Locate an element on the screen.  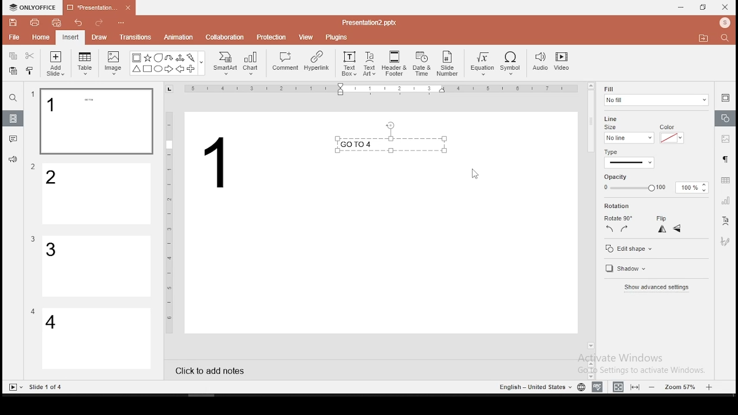
 is located at coordinates (47, 387).